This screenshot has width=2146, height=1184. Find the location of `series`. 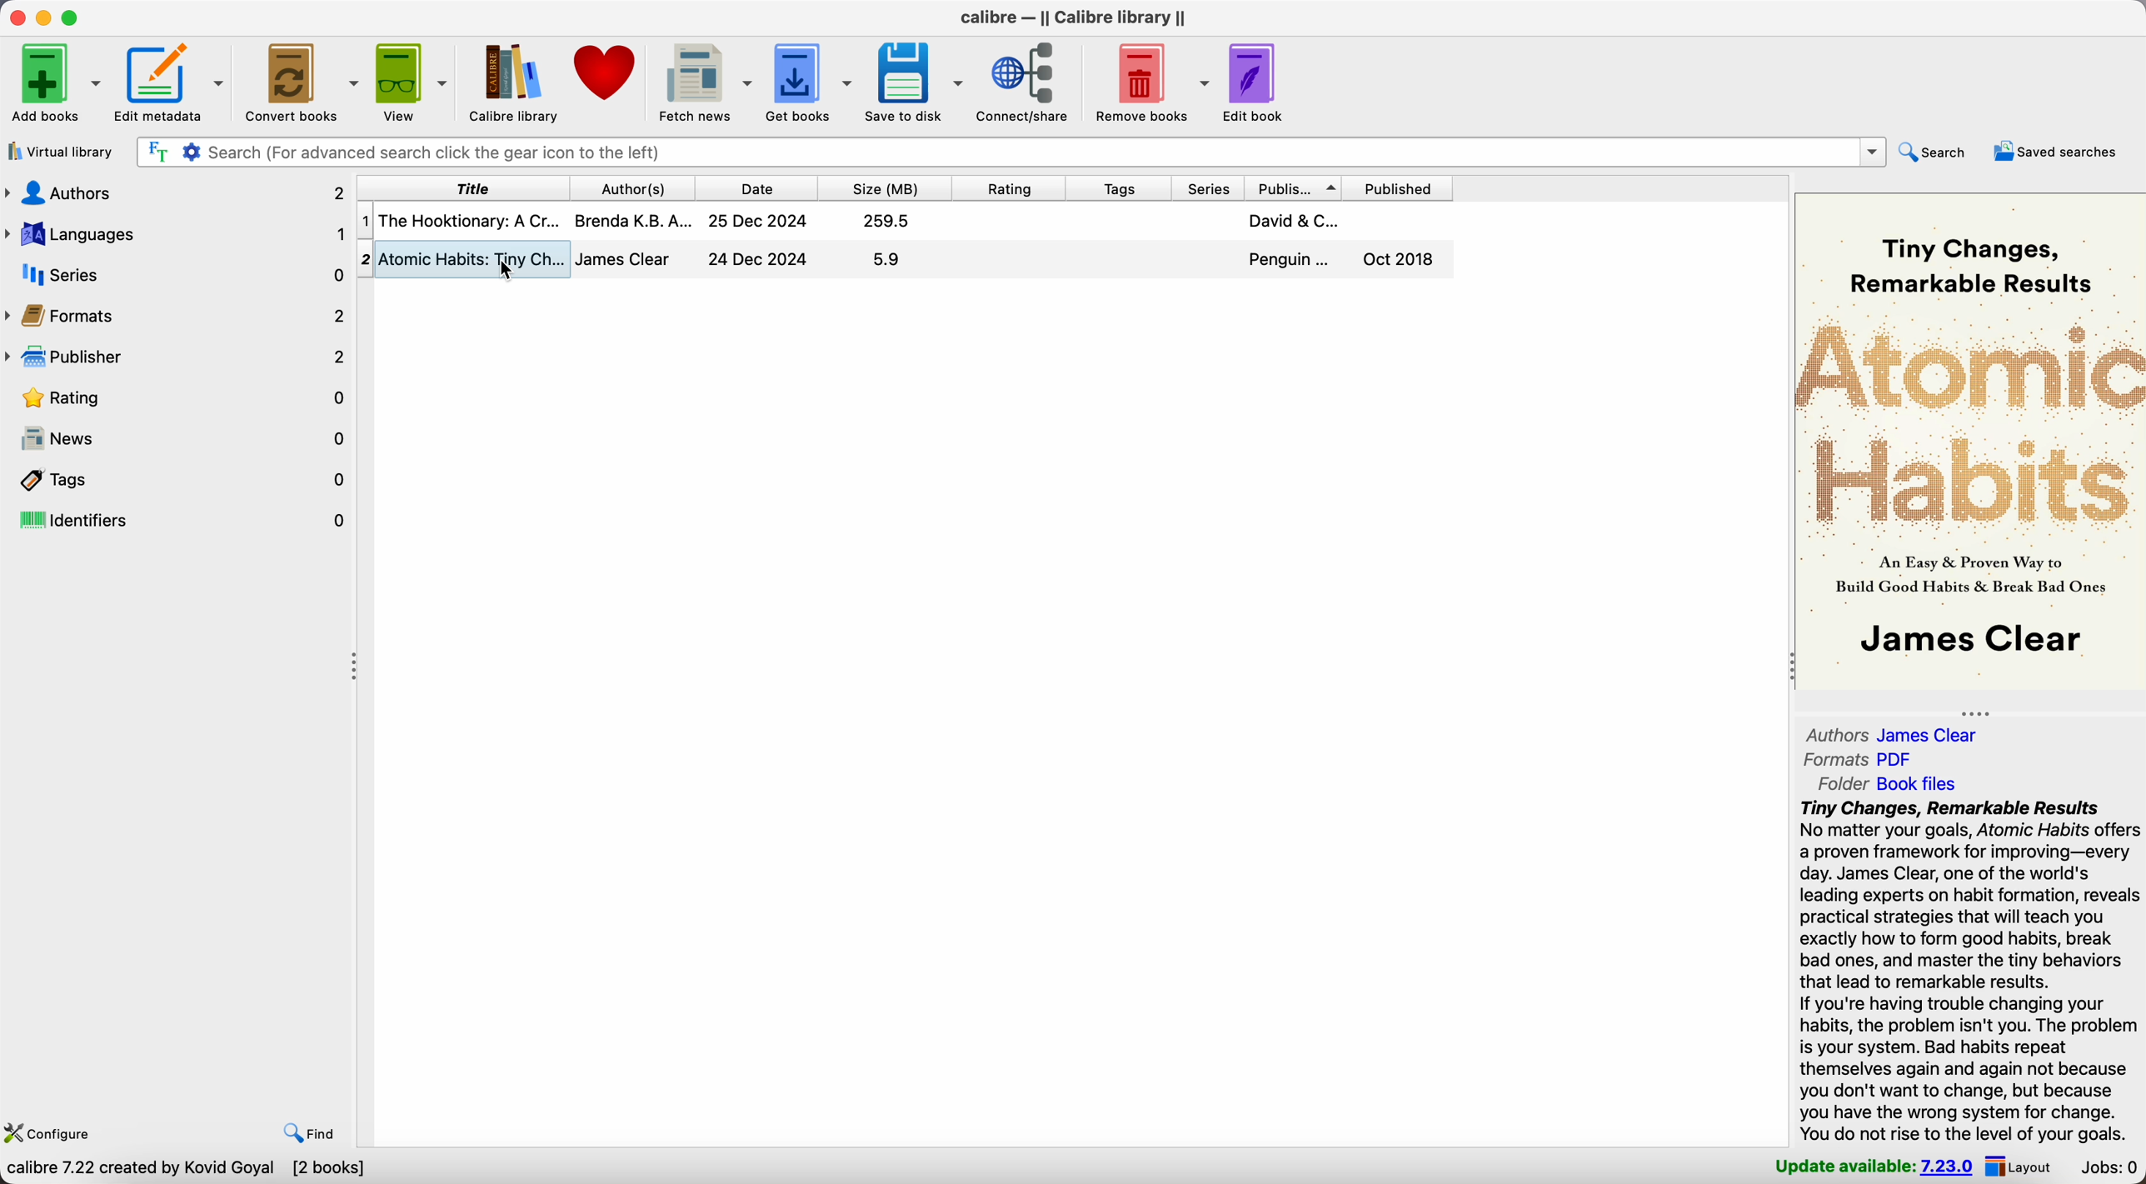

series is located at coordinates (176, 275).